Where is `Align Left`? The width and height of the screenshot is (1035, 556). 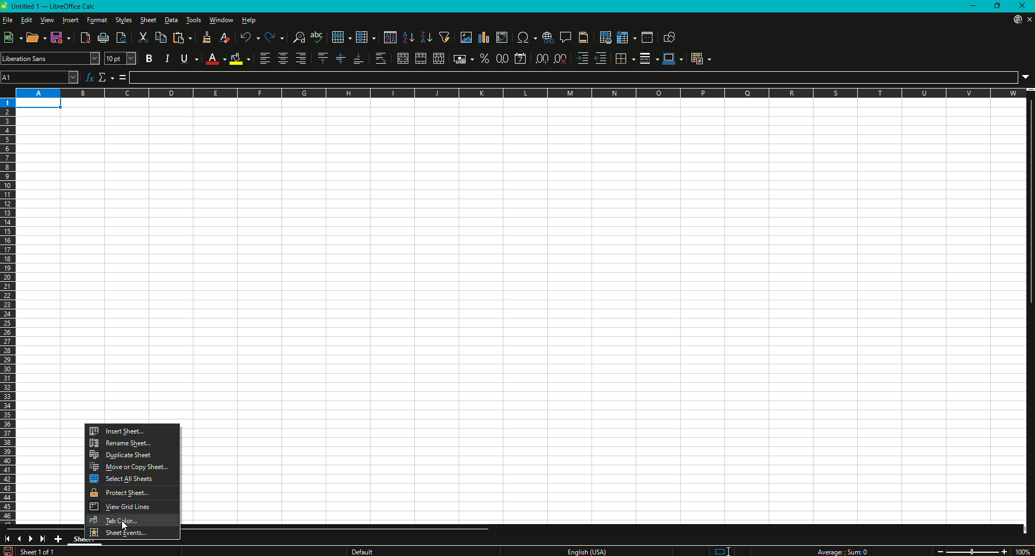
Align Left is located at coordinates (265, 58).